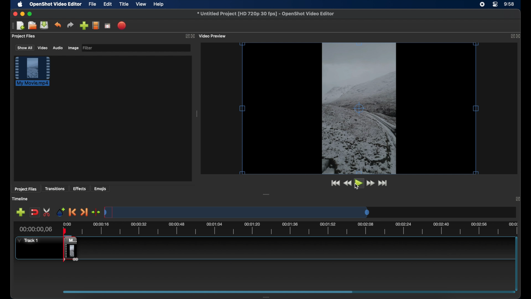  What do you see at coordinates (268, 297) in the screenshot?
I see `drag handle` at bounding box center [268, 297].